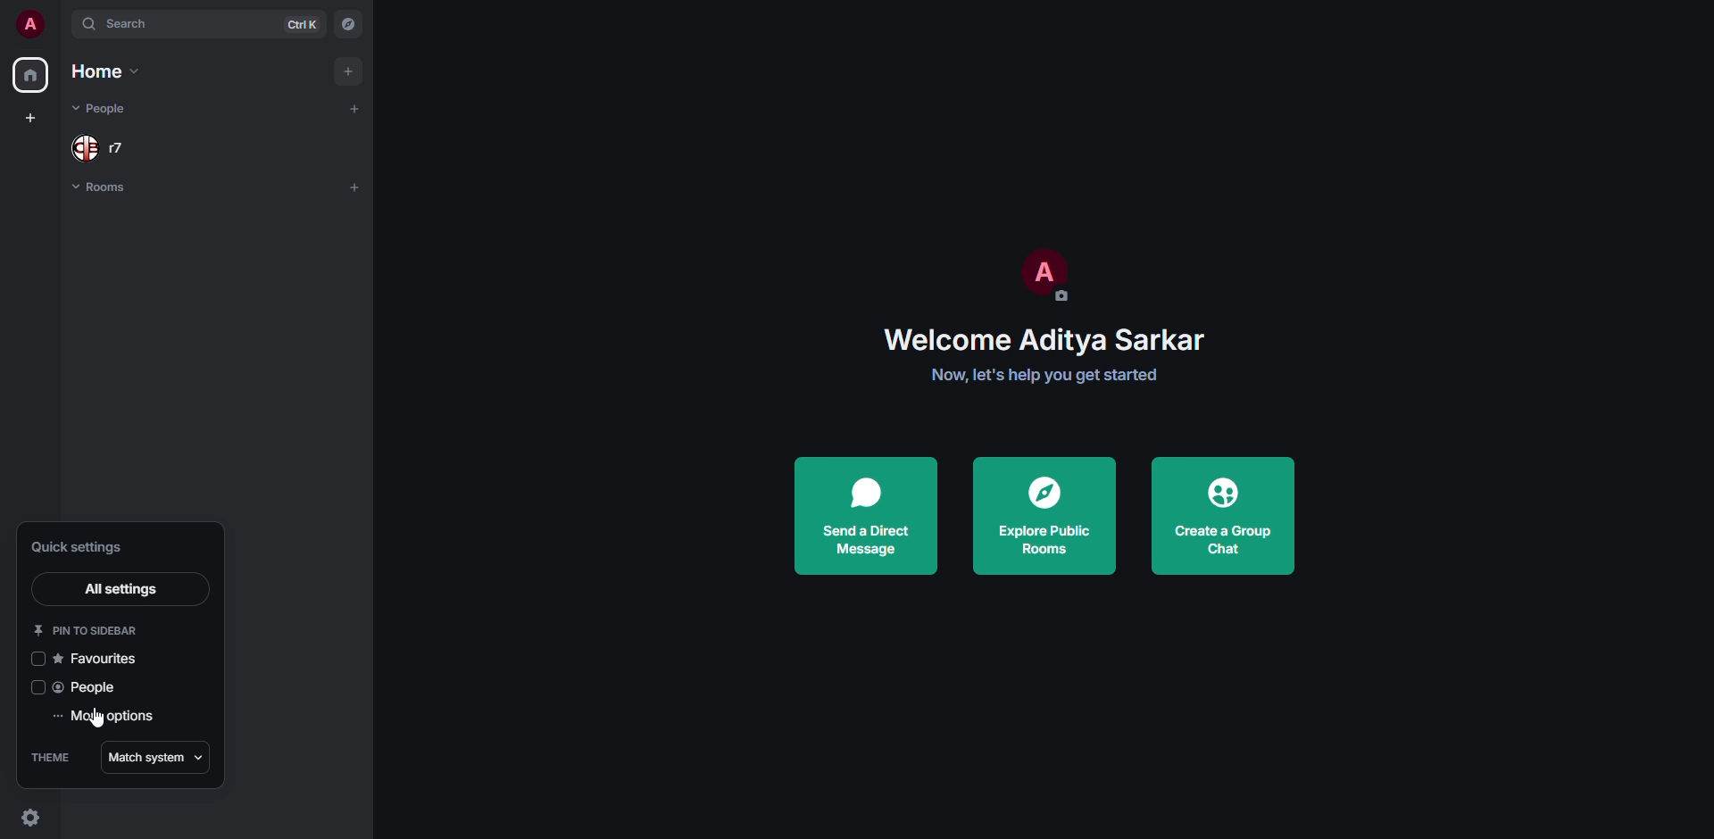 This screenshot has height=839, width=1714. What do you see at coordinates (29, 77) in the screenshot?
I see `home` at bounding box center [29, 77].